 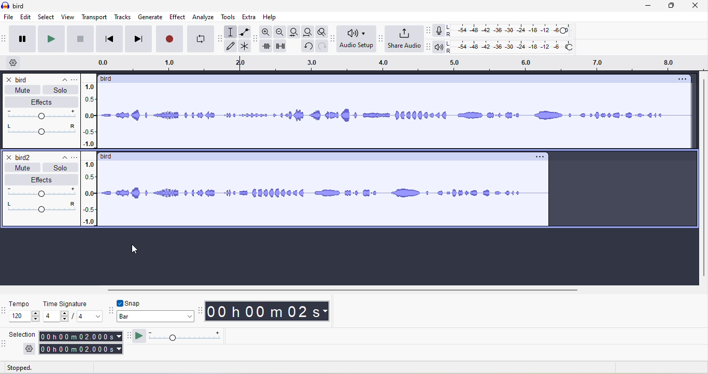 What do you see at coordinates (15, 64) in the screenshot?
I see `timeline options` at bounding box center [15, 64].